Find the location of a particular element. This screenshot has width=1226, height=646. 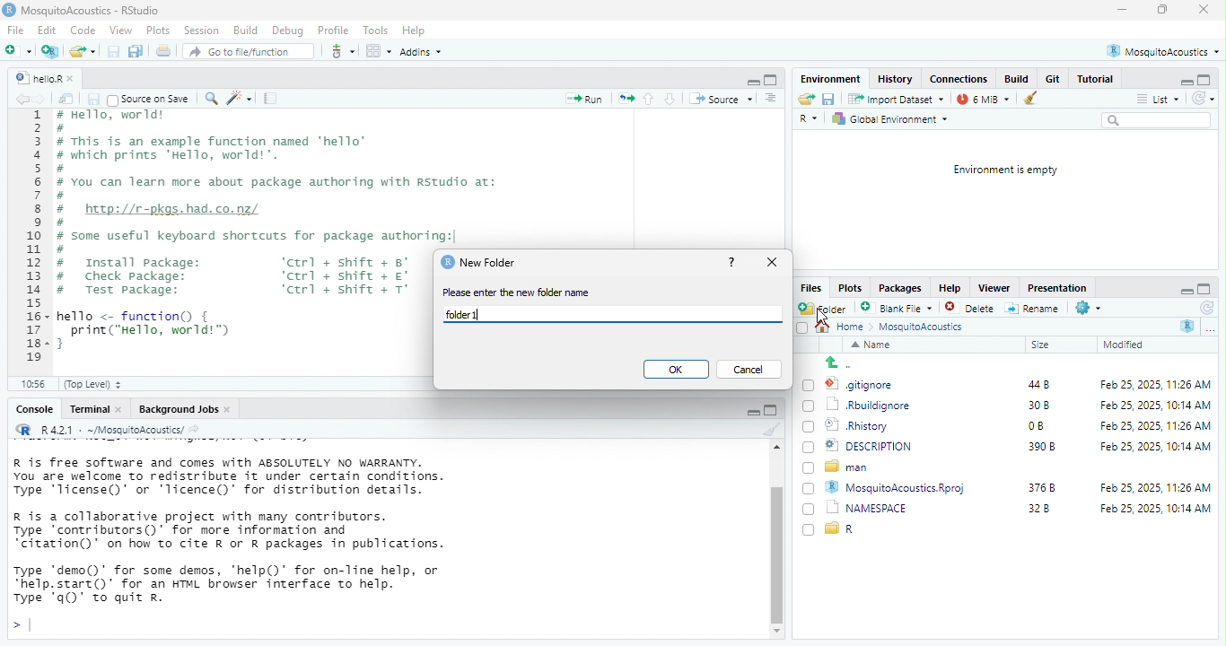

‘Background Jobs is located at coordinates (178, 409).